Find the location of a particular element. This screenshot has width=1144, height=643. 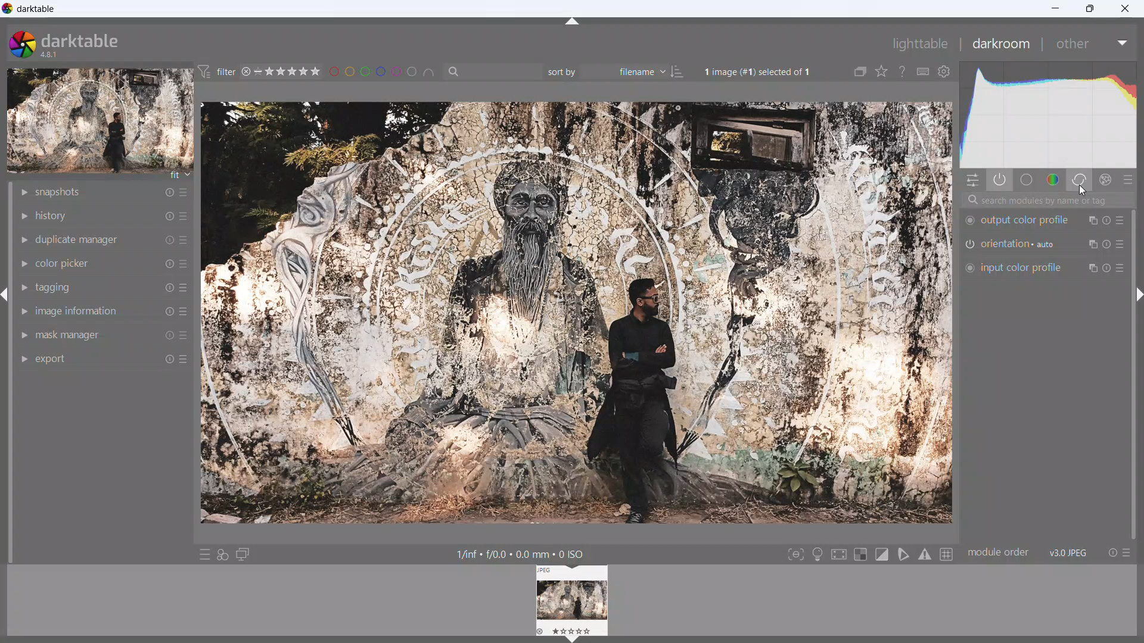

filter by text from images metadata is located at coordinates (492, 71).